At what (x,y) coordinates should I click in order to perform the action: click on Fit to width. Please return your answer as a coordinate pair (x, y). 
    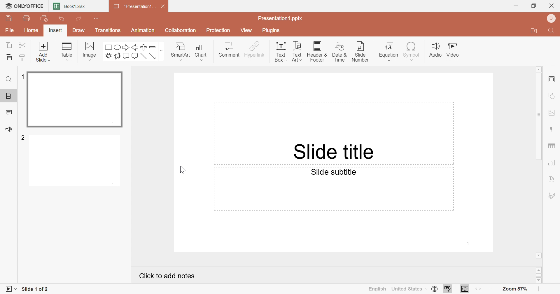
    Looking at the image, I should click on (479, 289).